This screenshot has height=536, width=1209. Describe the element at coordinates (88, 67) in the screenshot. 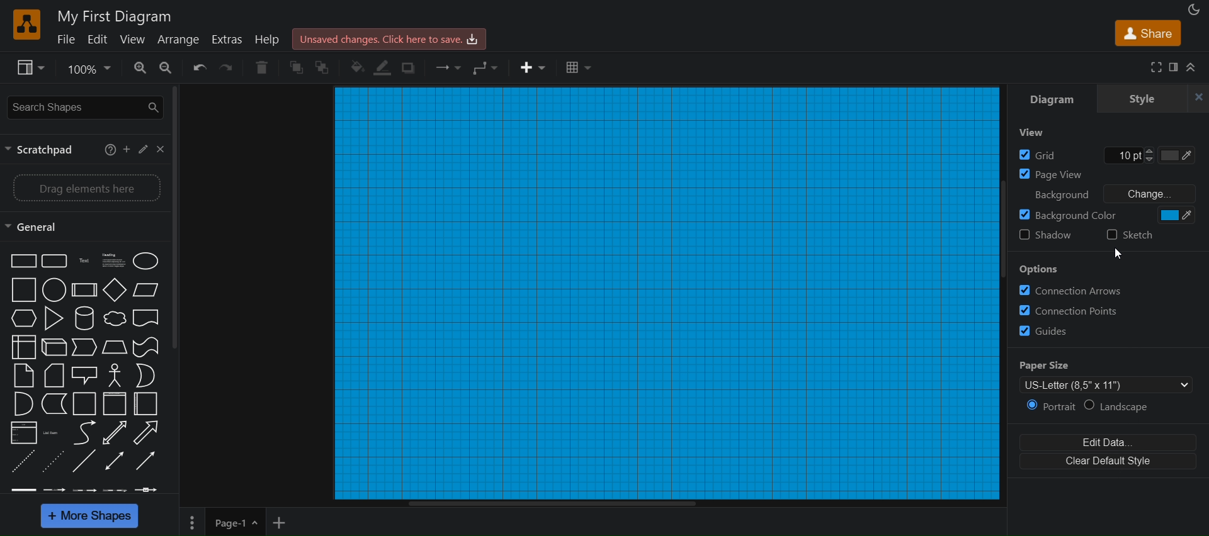

I see `zoom` at that location.